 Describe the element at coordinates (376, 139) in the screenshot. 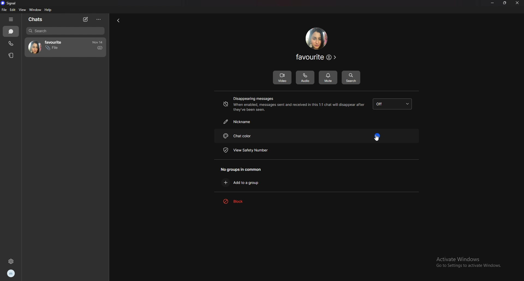

I see `cursor` at that location.